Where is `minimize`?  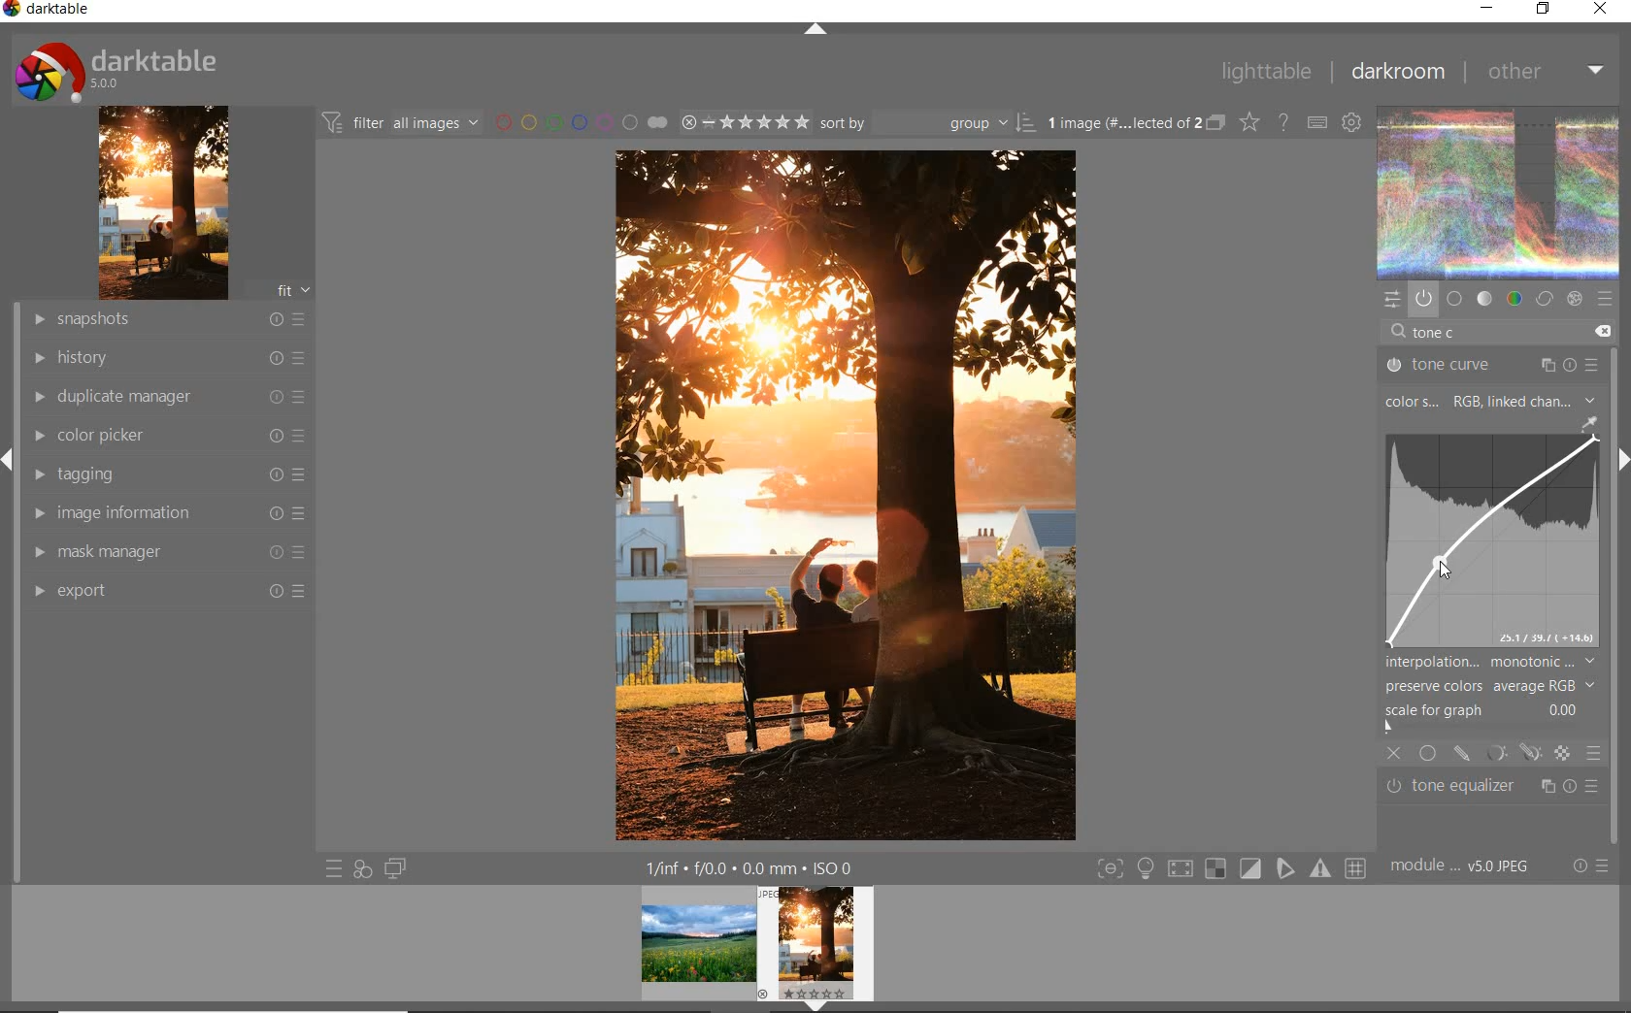
minimize is located at coordinates (1484, 8).